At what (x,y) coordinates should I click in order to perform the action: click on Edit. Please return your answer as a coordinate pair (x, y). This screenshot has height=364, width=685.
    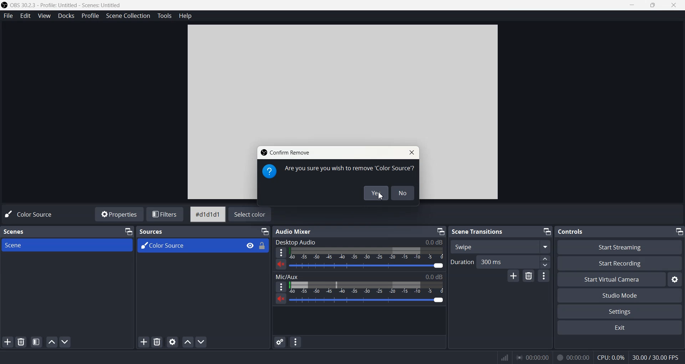
    Looking at the image, I should click on (26, 16).